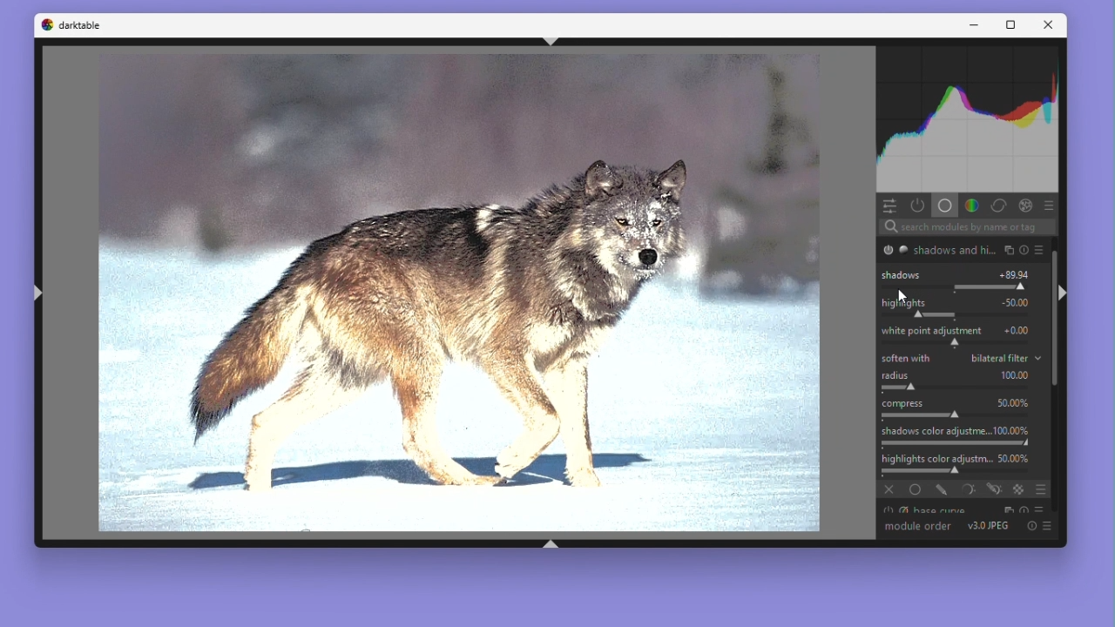 The width and height of the screenshot is (1115, 627). Describe the element at coordinates (1011, 402) in the screenshot. I see `50.00%` at that location.